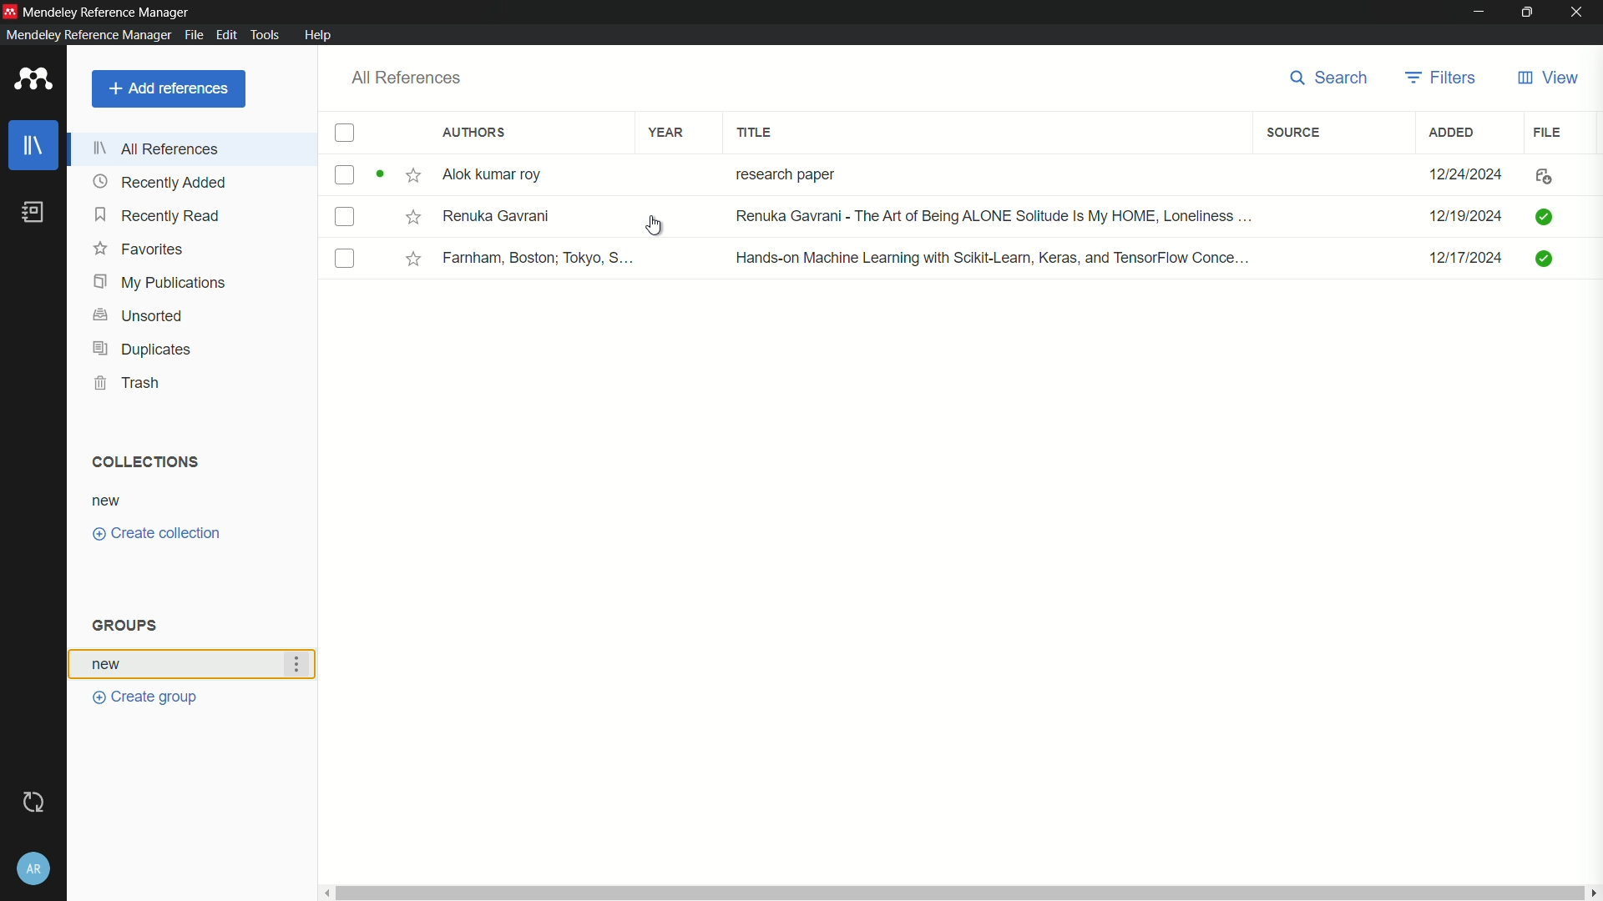 The height and width of the screenshot is (901, 1603). What do you see at coordinates (666, 132) in the screenshot?
I see `year` at bounding box center [666, 132].